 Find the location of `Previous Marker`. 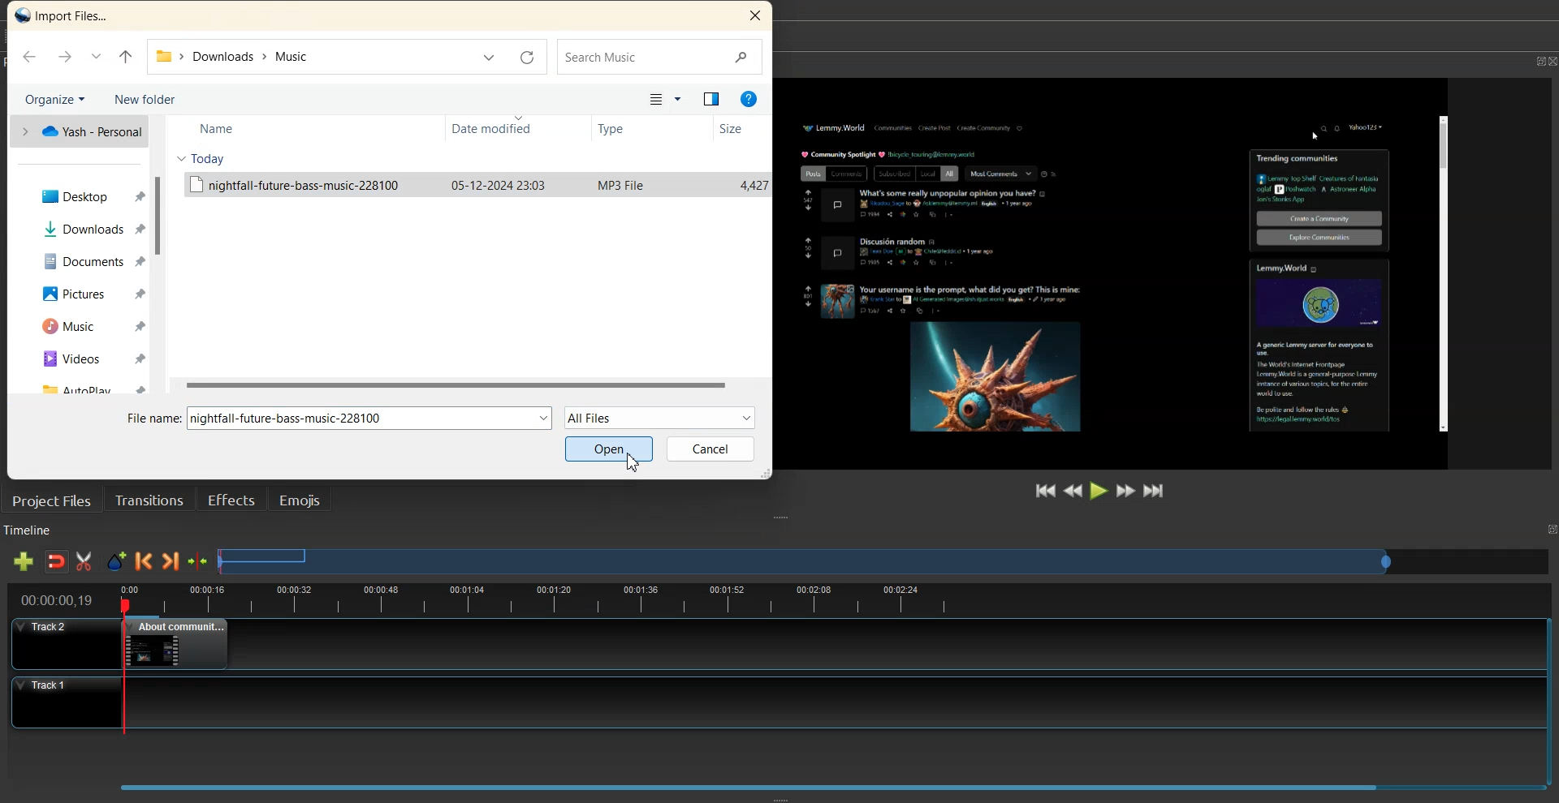

Previous Marker is located at coordinates (144, 560).